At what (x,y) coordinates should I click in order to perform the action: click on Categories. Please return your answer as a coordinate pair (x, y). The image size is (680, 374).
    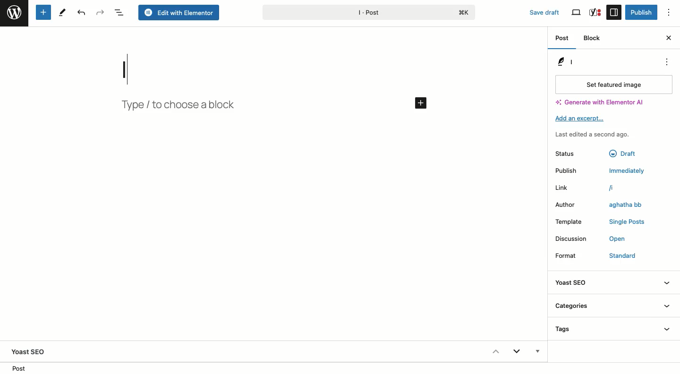
    Looking at the image, I should click on (613, 307).